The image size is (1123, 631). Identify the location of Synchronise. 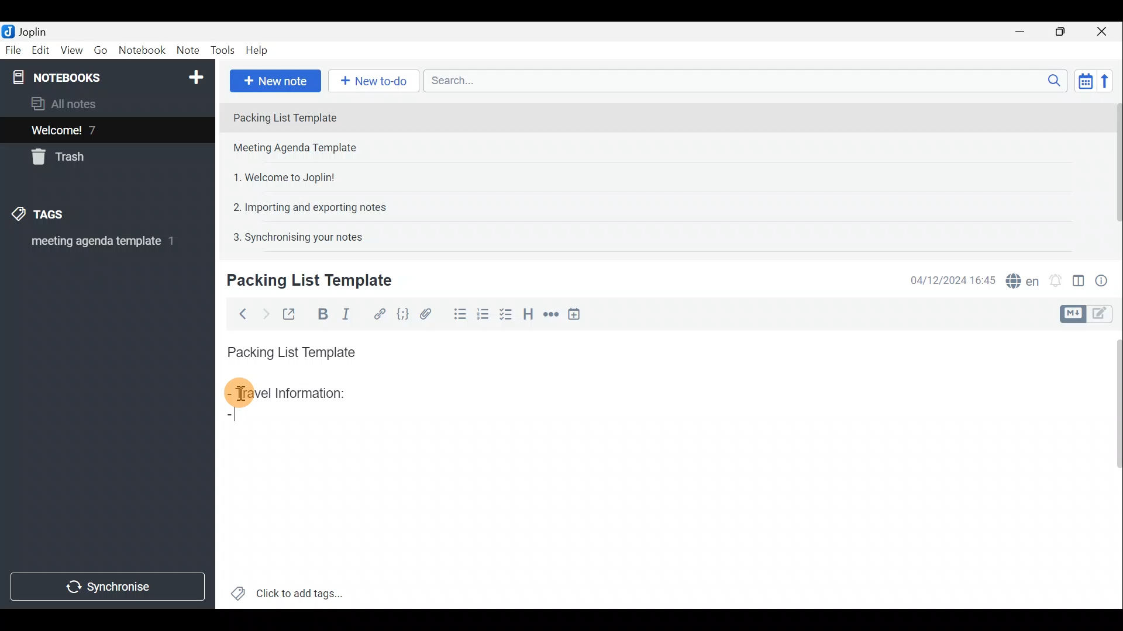
(109, 588).